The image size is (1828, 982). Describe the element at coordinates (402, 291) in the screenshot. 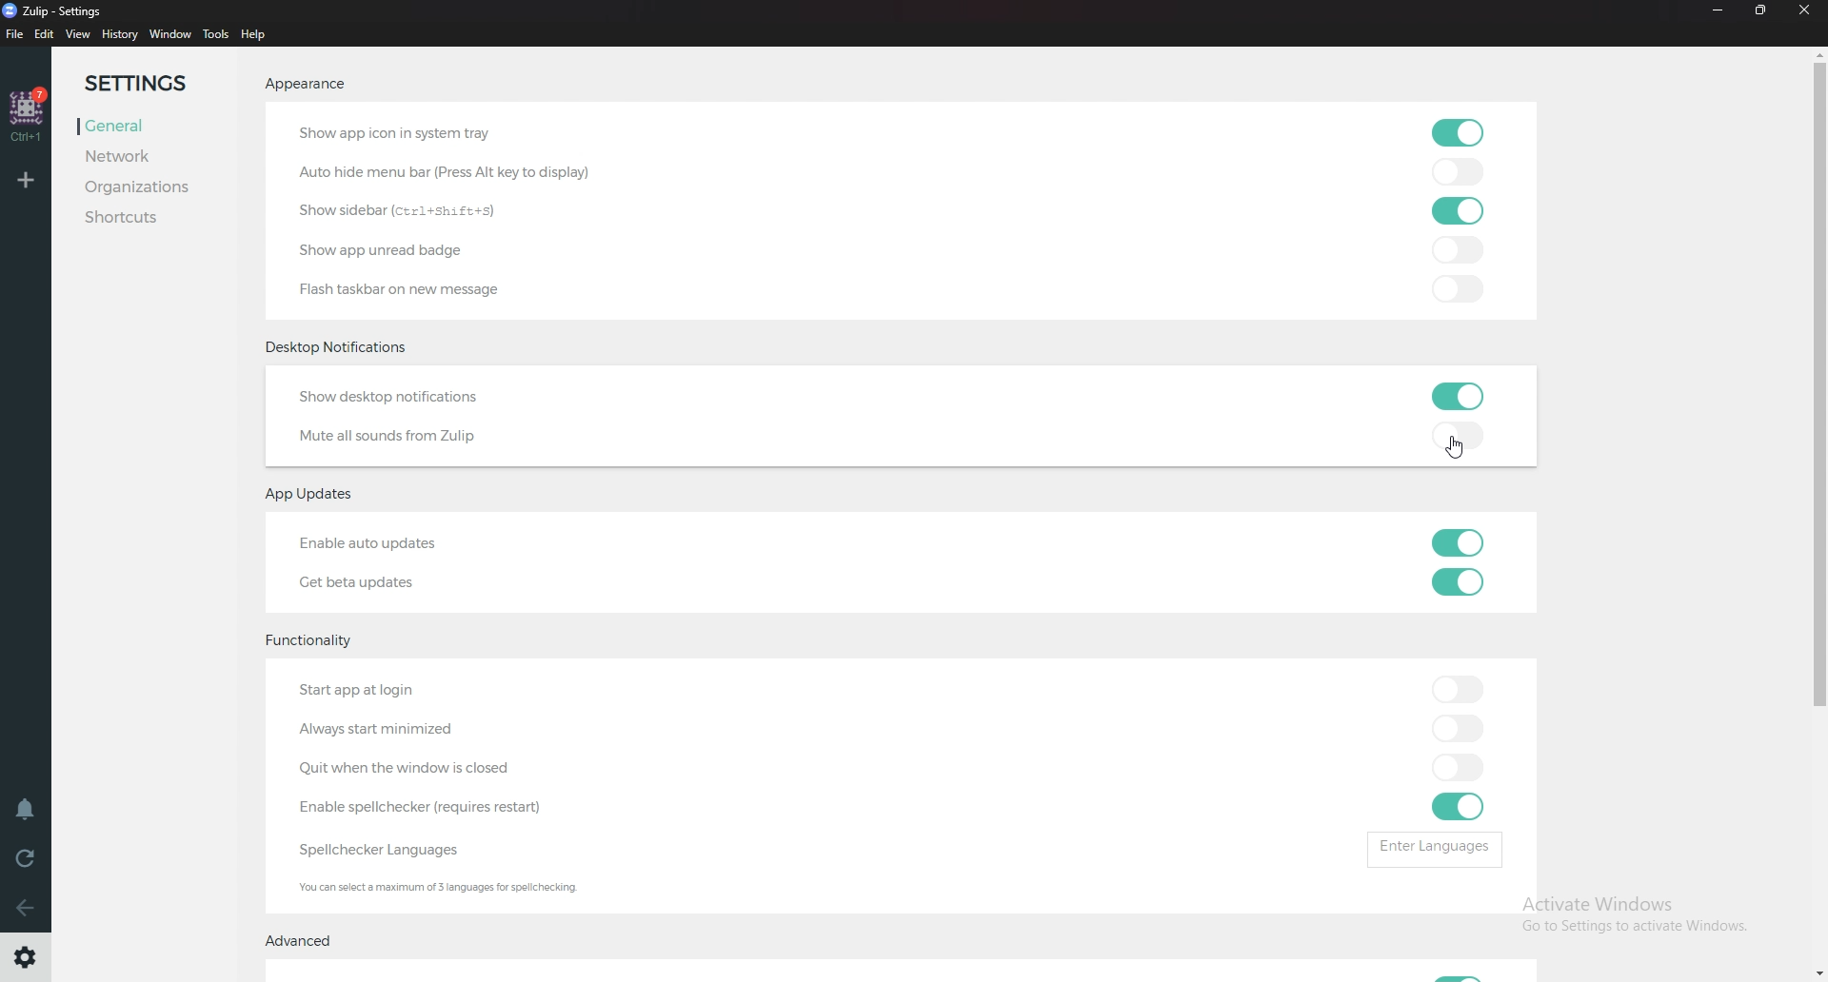

I see `Flash taskbar on new message` at that location.